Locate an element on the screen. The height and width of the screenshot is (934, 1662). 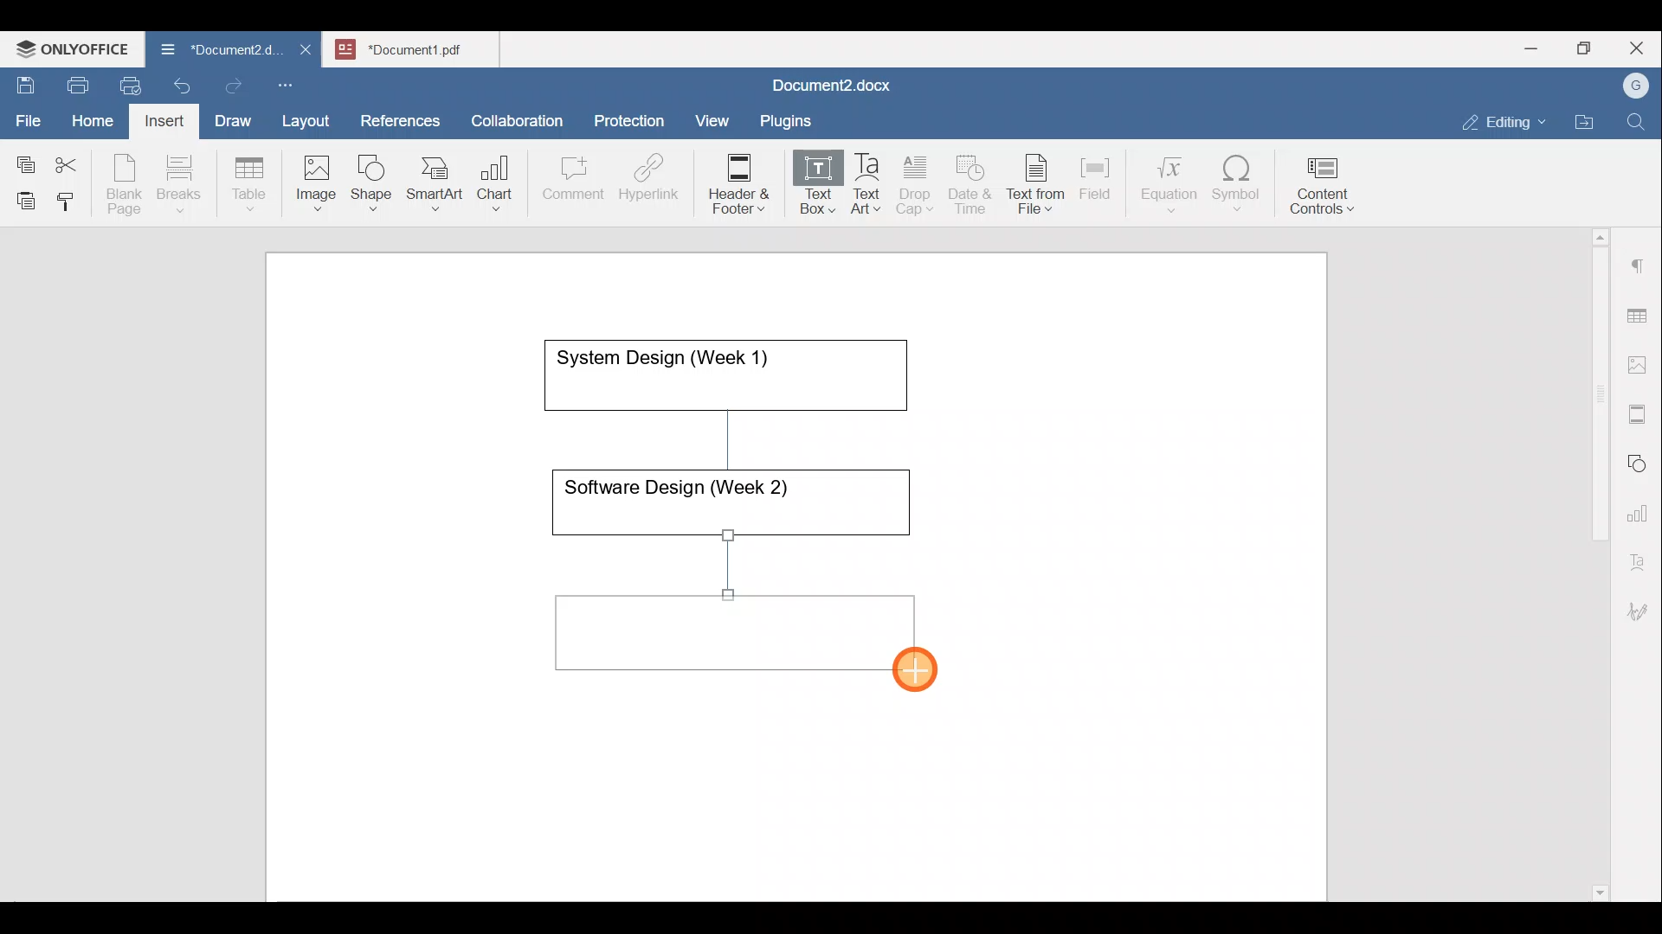
Minimize is located at coordinates (1530, 47).